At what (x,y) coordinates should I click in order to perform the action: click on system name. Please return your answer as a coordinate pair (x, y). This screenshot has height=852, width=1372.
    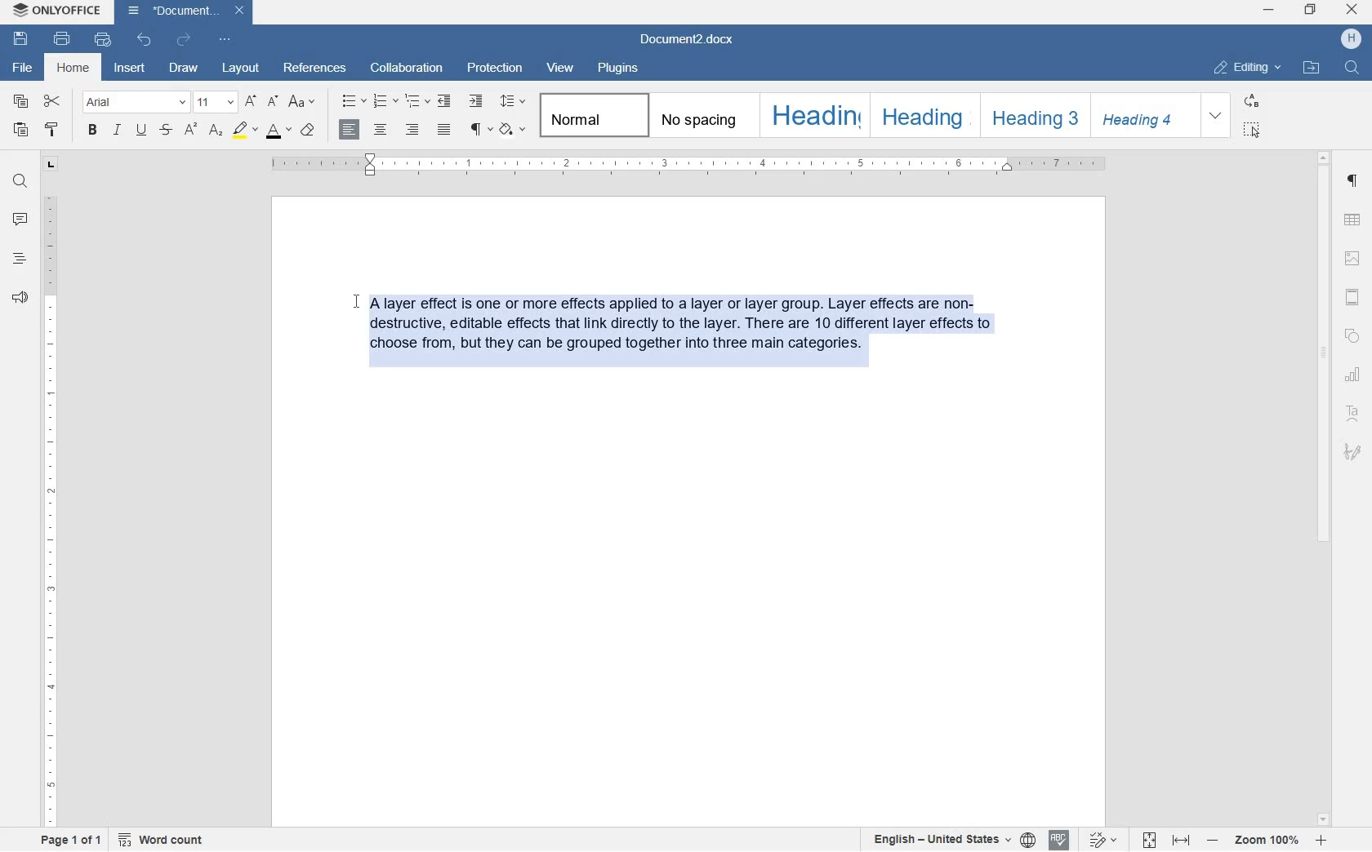
    Looking at the image, I should click on (56, 11).